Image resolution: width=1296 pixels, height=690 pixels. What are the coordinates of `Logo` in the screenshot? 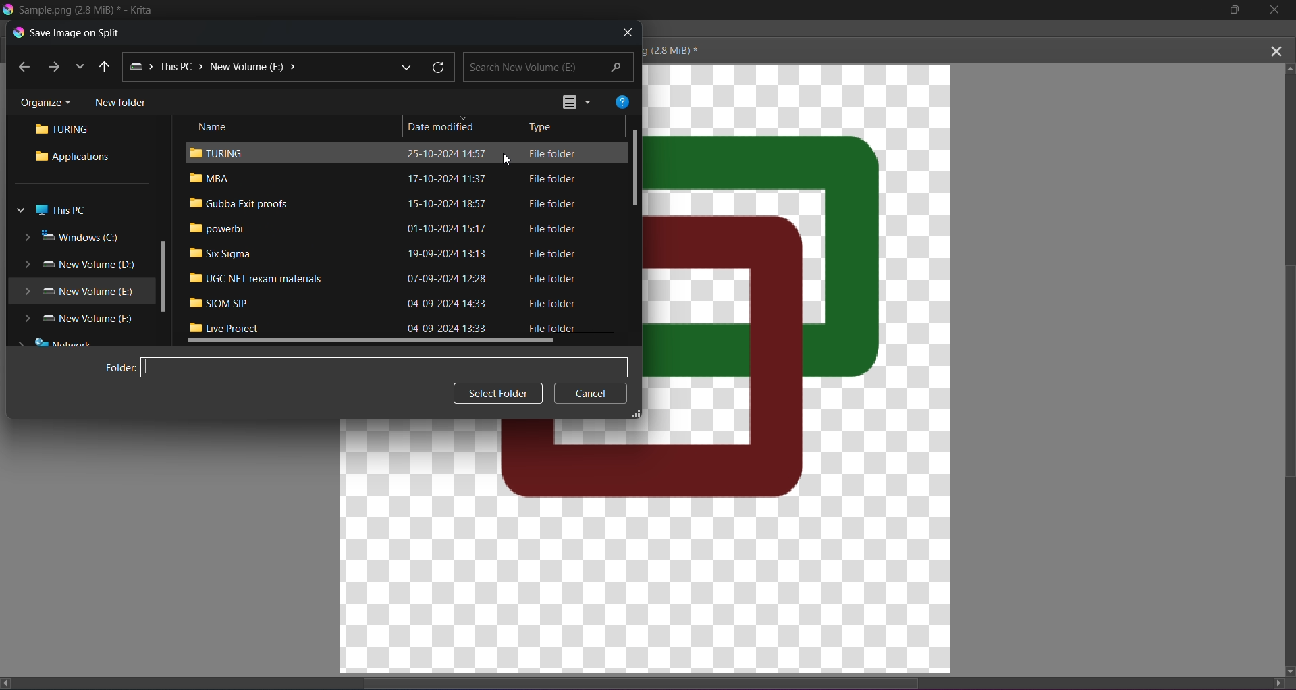 It's located at (8, 9).